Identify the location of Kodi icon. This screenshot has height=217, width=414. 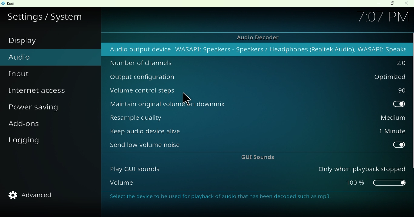
(10, 3).